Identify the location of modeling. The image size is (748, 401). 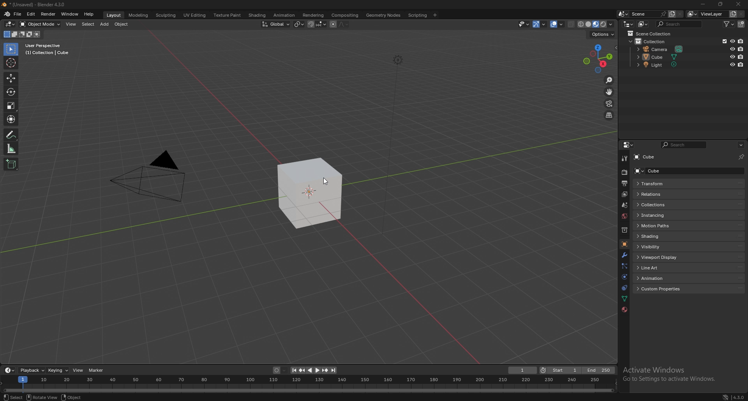
(139, 15).